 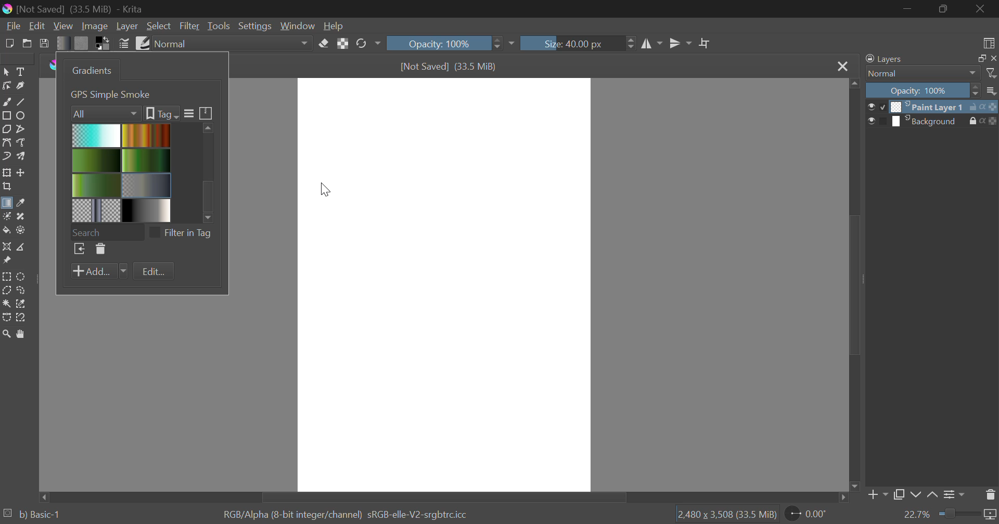 What do you see at coordinates (991, 494) in the screenshot?
I see `Delete Layer` at bounding box center [991, 494].